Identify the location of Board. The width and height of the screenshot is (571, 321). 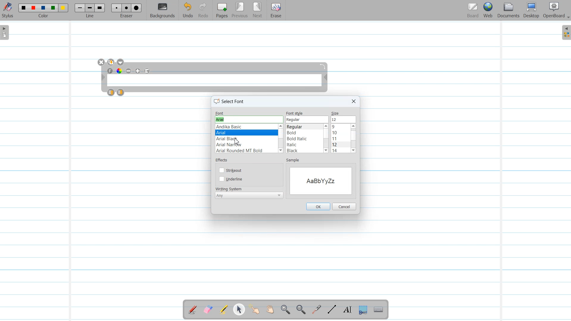
(473, 10).